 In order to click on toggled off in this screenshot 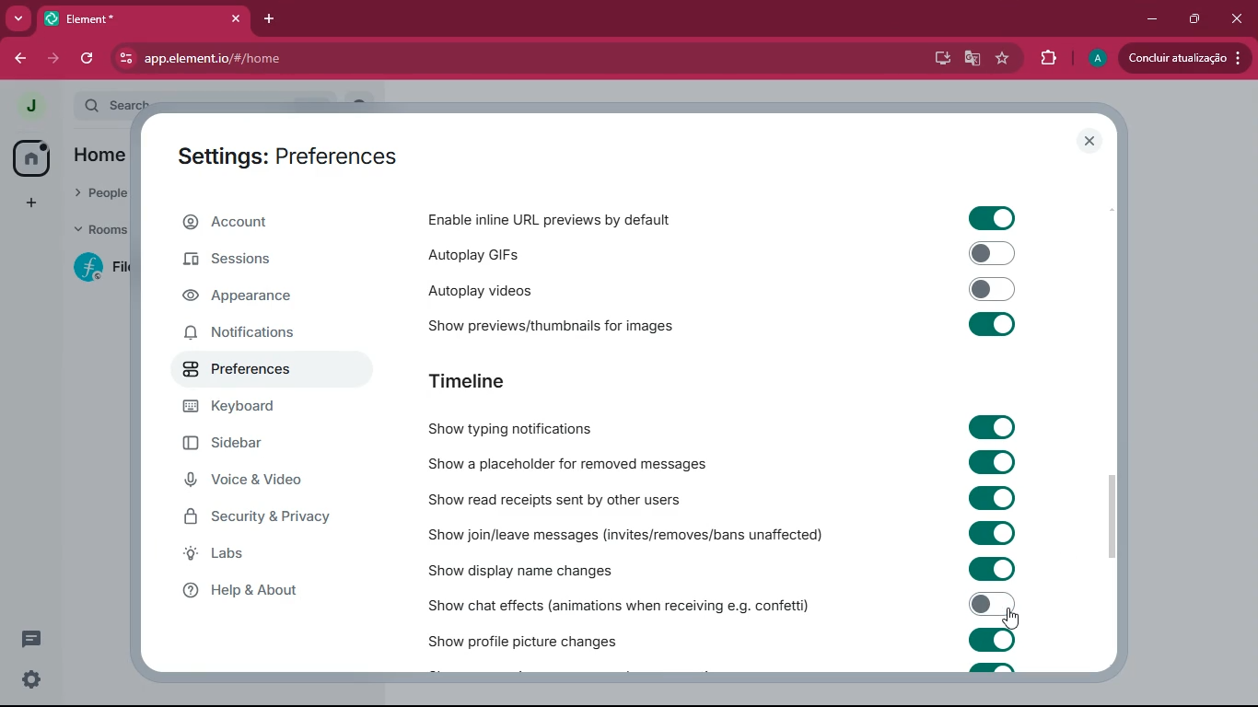, I will do `click(992, 604)`.